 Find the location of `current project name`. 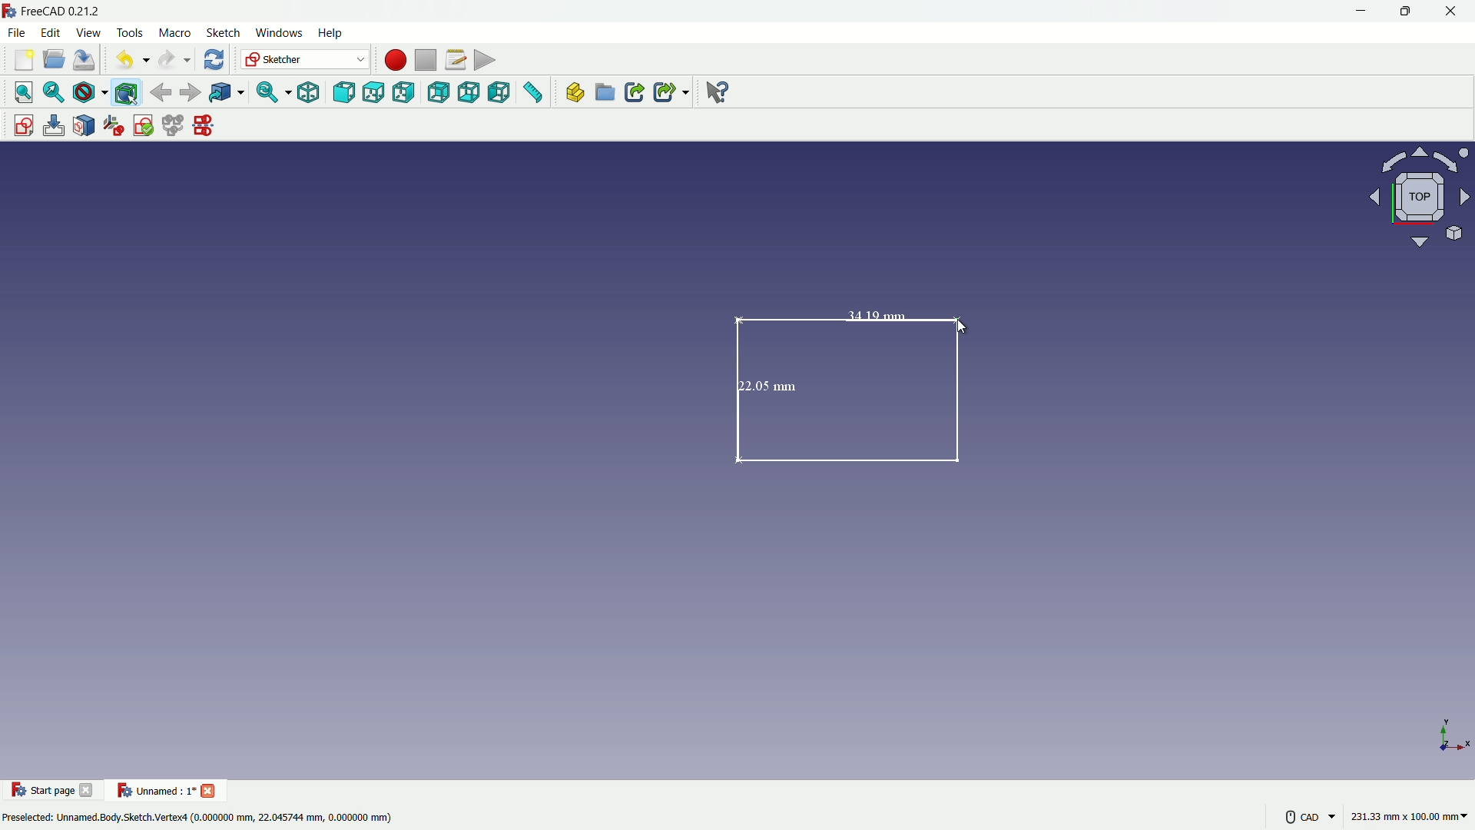

current project name is located at coordinates (154, 790).